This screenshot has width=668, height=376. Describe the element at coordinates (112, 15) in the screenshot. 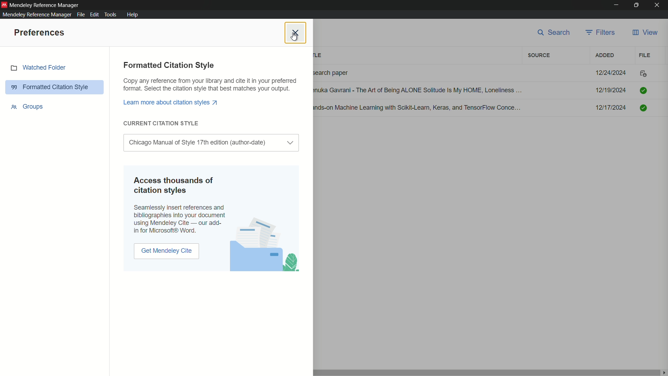

I see `tools menu` at that location.